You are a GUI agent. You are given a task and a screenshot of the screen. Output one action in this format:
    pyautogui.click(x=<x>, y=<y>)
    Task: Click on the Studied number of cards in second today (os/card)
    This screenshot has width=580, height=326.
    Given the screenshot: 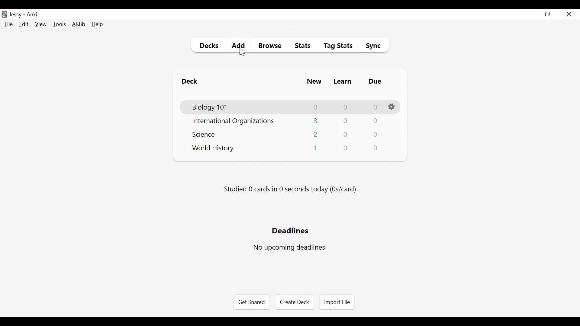 What is the action you would take?
    pyautogui.click(x=291, y=190)
    